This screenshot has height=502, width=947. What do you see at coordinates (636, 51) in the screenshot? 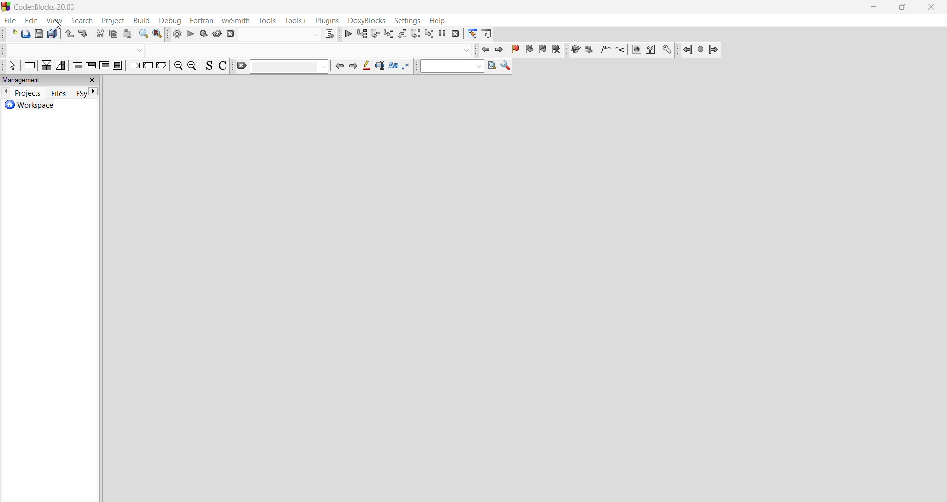
I see `HTML` at bounding box center [636, 51].